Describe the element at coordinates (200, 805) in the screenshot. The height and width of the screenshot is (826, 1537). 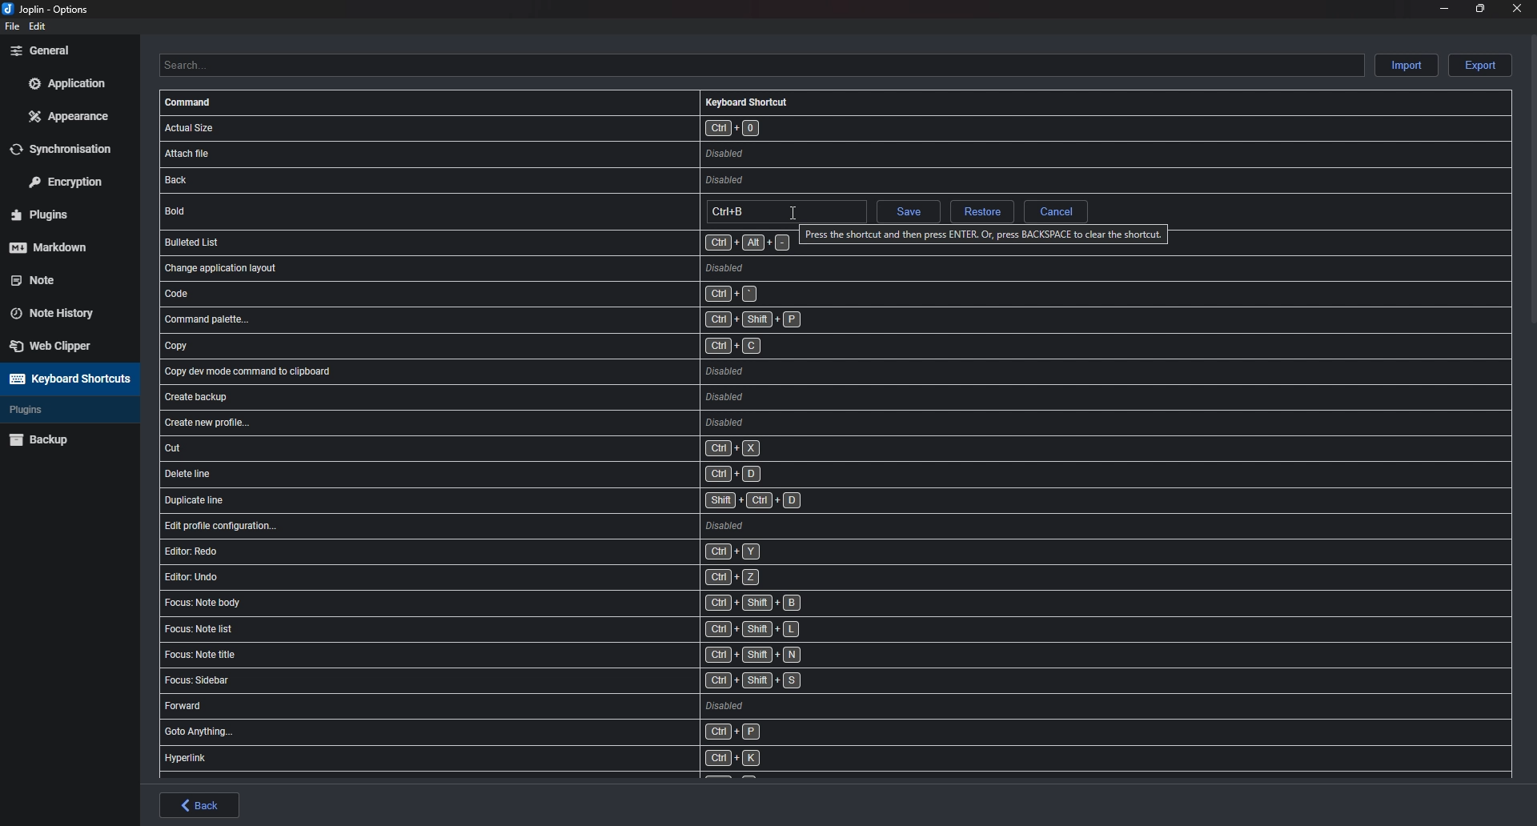
I see `back` at that location.